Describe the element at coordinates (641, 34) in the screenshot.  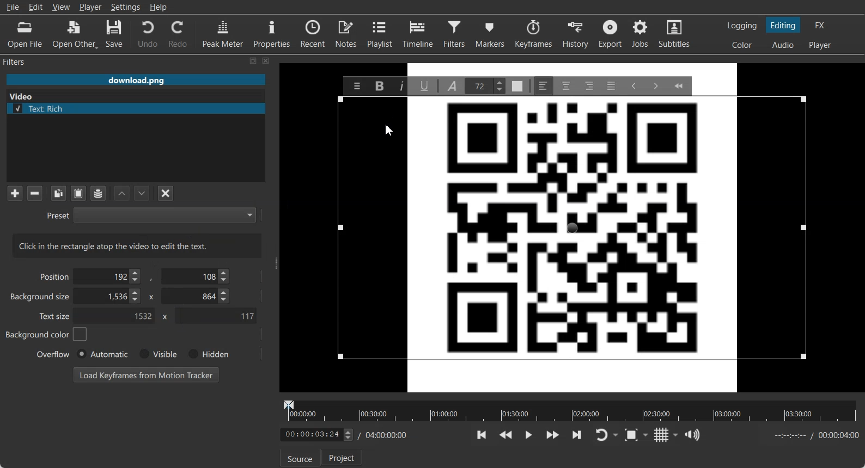
I see `Jobs` at that location.